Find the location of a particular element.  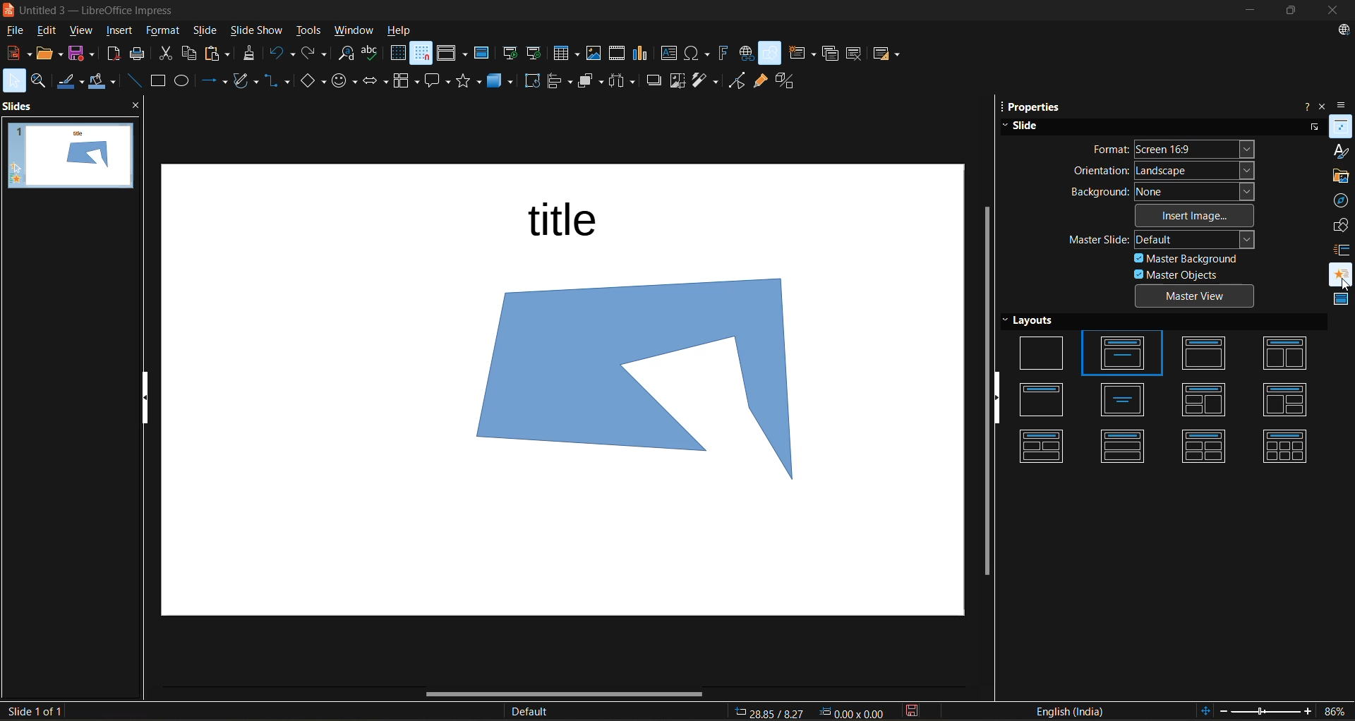

navigator is located at coordinates (1343, 201).